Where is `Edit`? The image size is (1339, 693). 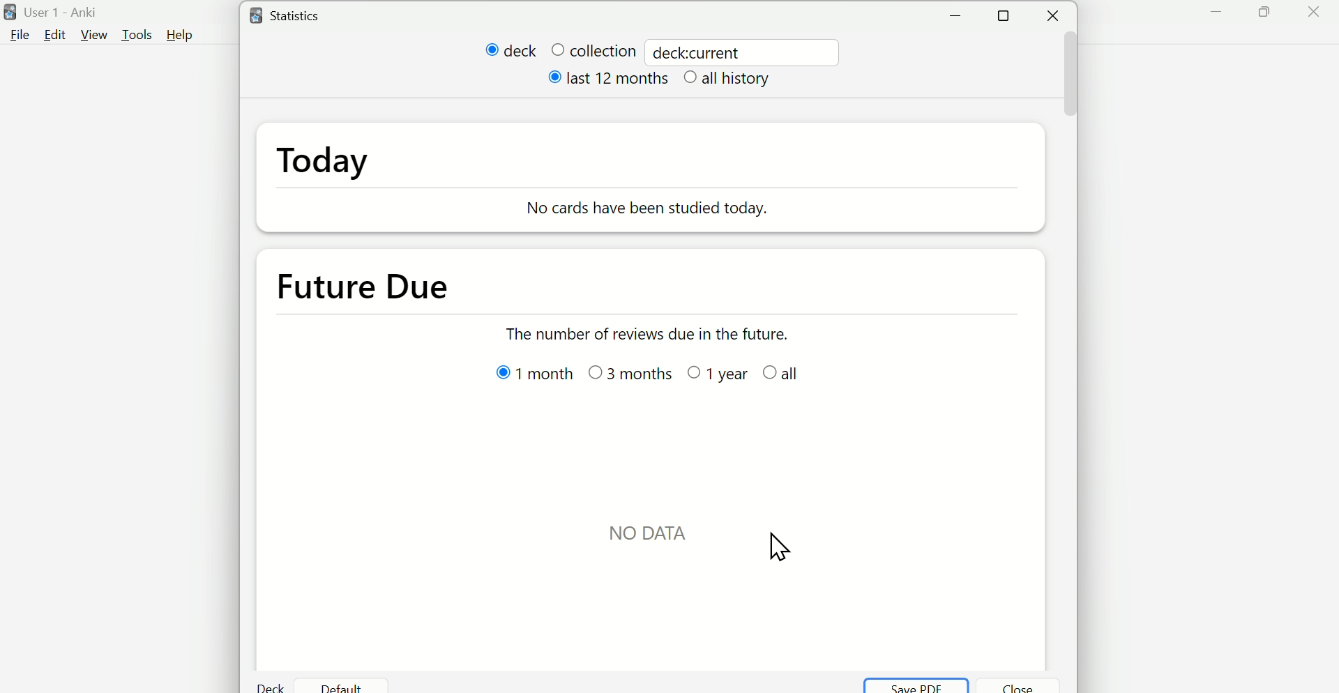 Edit is located at coordinates (52, 35).